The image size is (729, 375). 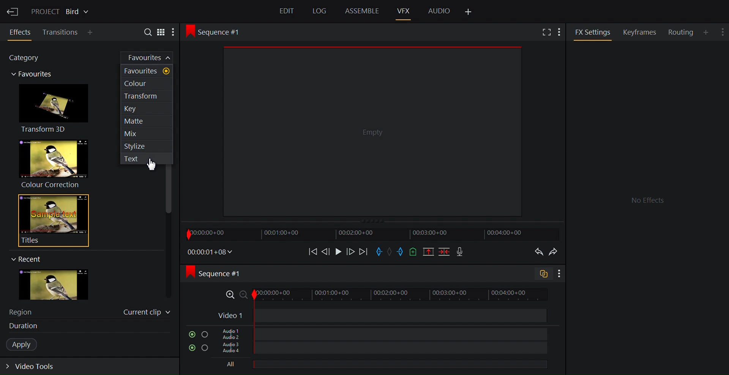 I want to click on Keyframes, so click(x=643, y=32).